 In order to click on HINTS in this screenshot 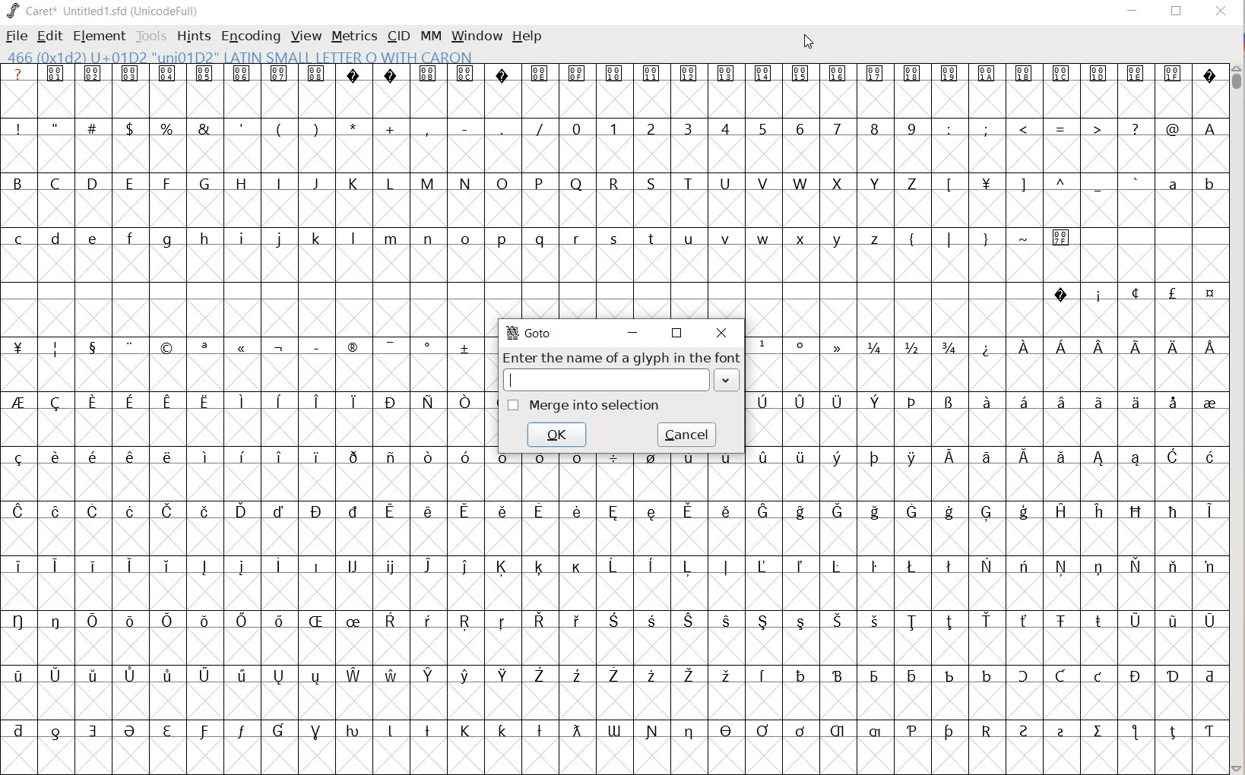, I will do `click(194, 36)`.